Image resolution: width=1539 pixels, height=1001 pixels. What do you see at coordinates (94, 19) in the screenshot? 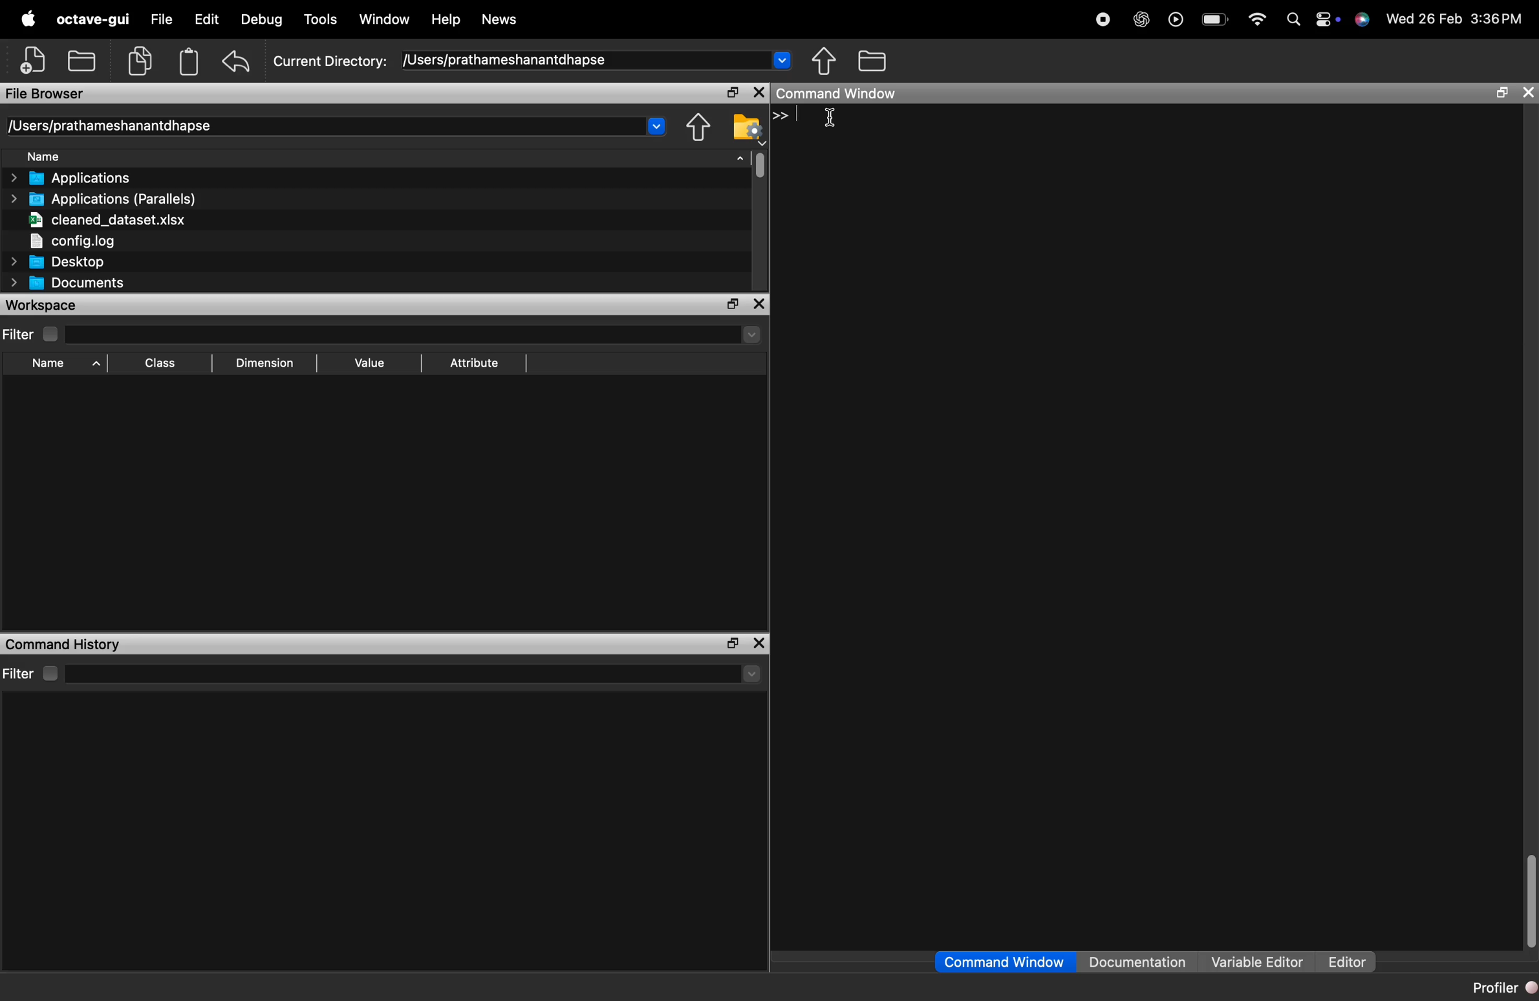
I see `octave-gui` at bounding box center [94, 19].